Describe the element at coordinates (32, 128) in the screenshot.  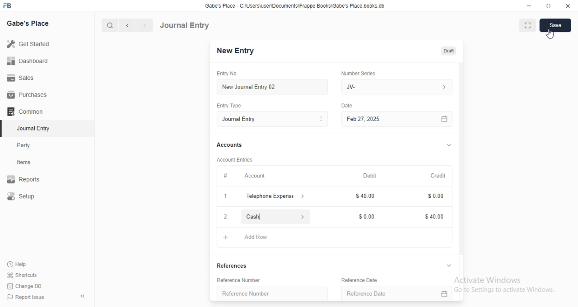
I see `Journal Entry` at that location.